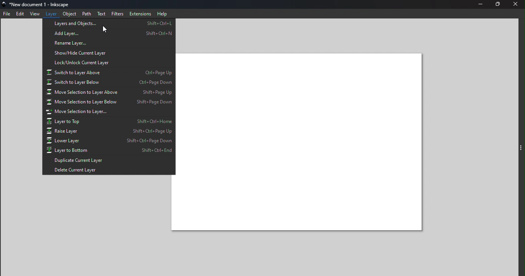 The image size is (525, 276). Describe the element at coordinates (110, 131) in the screenshot. I see `Raise layer` at that location.